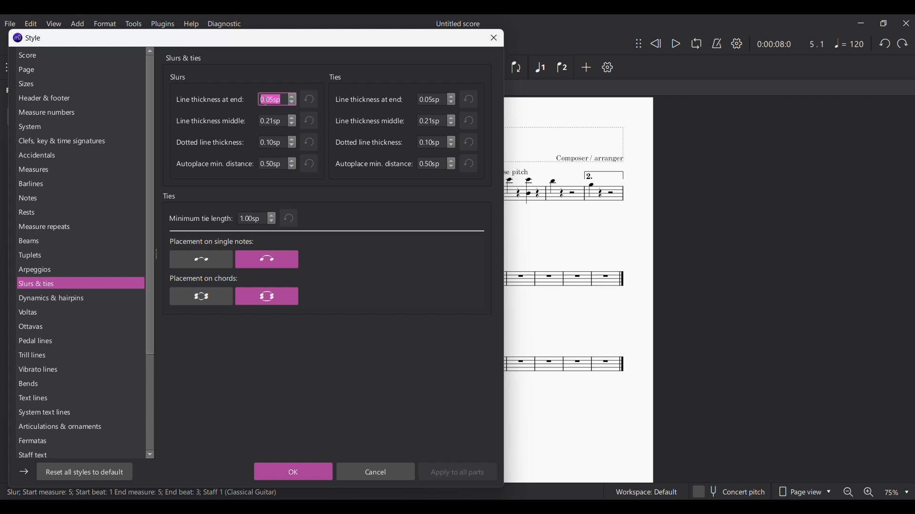  Describe the element at coordinates (79, 198) in the screenshot. I see `Notes` at that location.